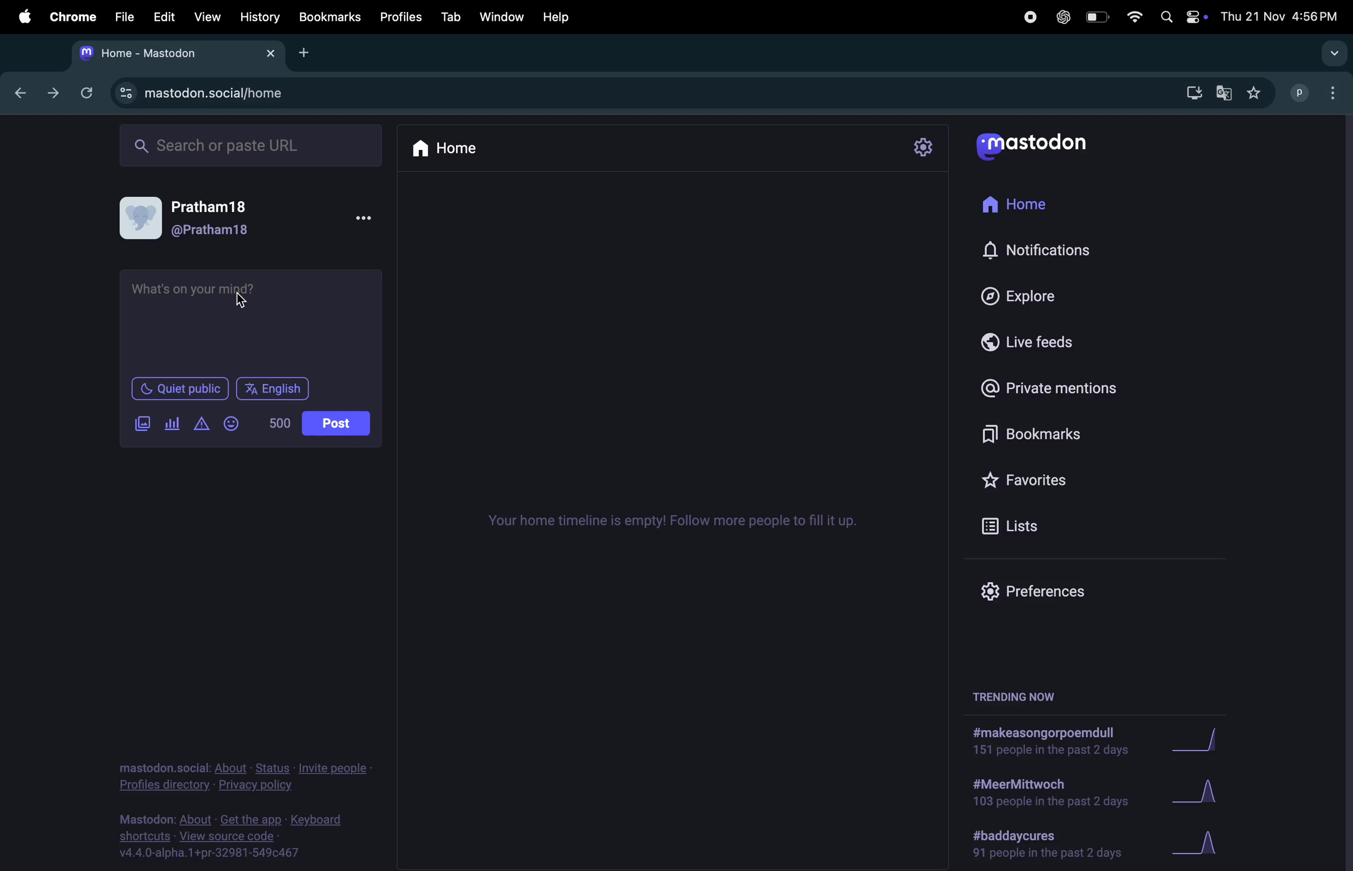 This screenshot has height=871, width=1353. Describe the element at coordinates (84, 92) in the screenshot. I see `refresh` at that location.